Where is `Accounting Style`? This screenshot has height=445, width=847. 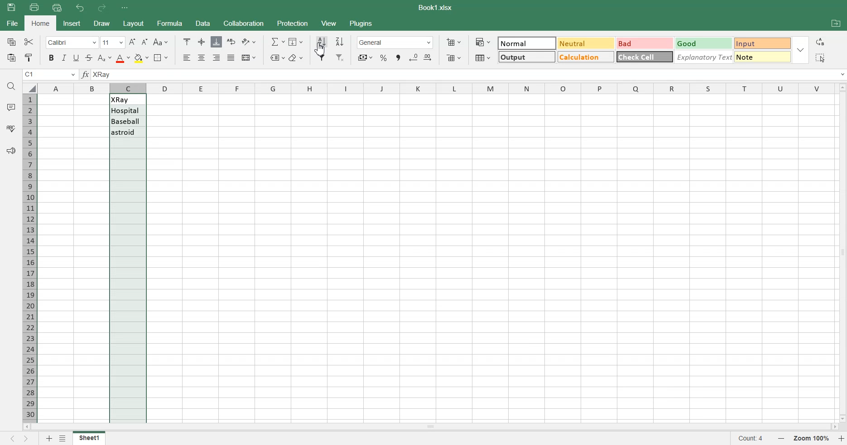
Accounting Style is located at coordinates (364, 57).